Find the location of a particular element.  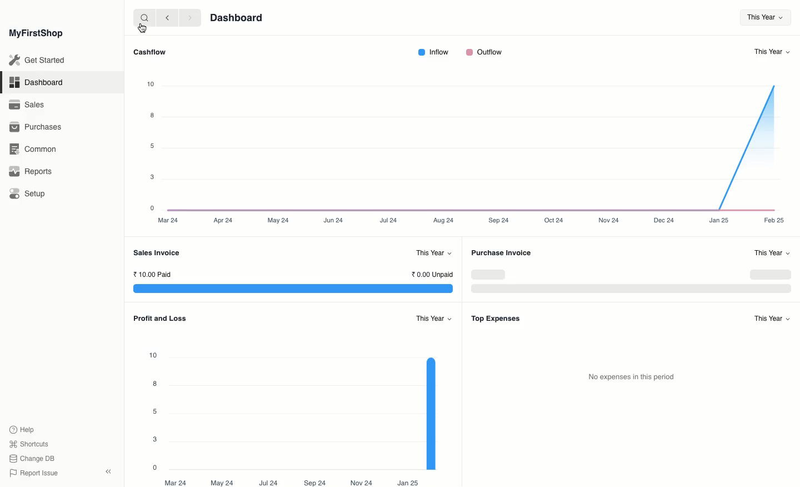

Apr2a is located at coordinates (223, 220).